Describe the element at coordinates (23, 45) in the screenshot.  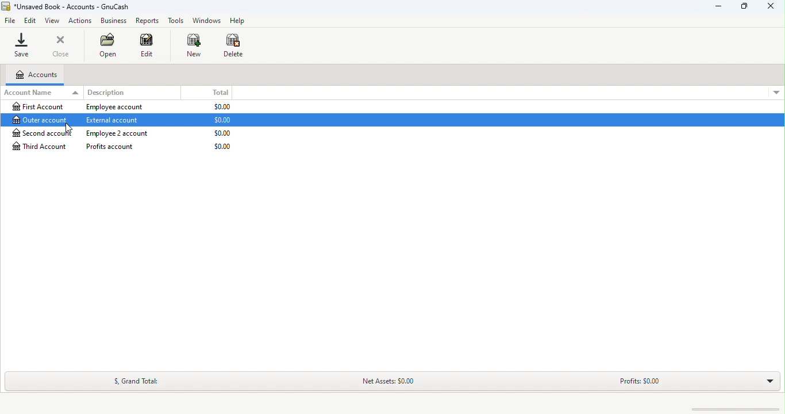
I see `Save` at that location.